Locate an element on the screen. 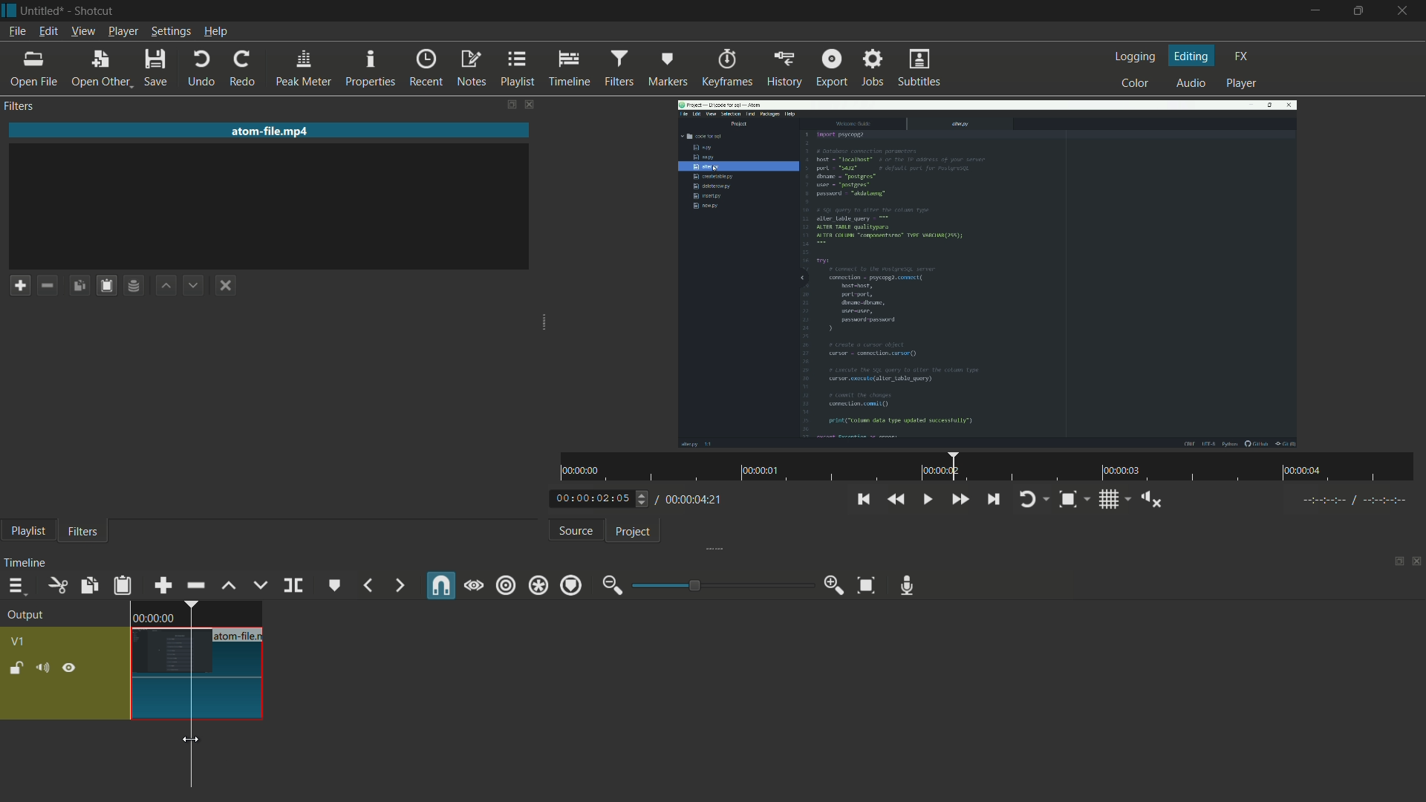  change layout is located at coordinates (509, 105).